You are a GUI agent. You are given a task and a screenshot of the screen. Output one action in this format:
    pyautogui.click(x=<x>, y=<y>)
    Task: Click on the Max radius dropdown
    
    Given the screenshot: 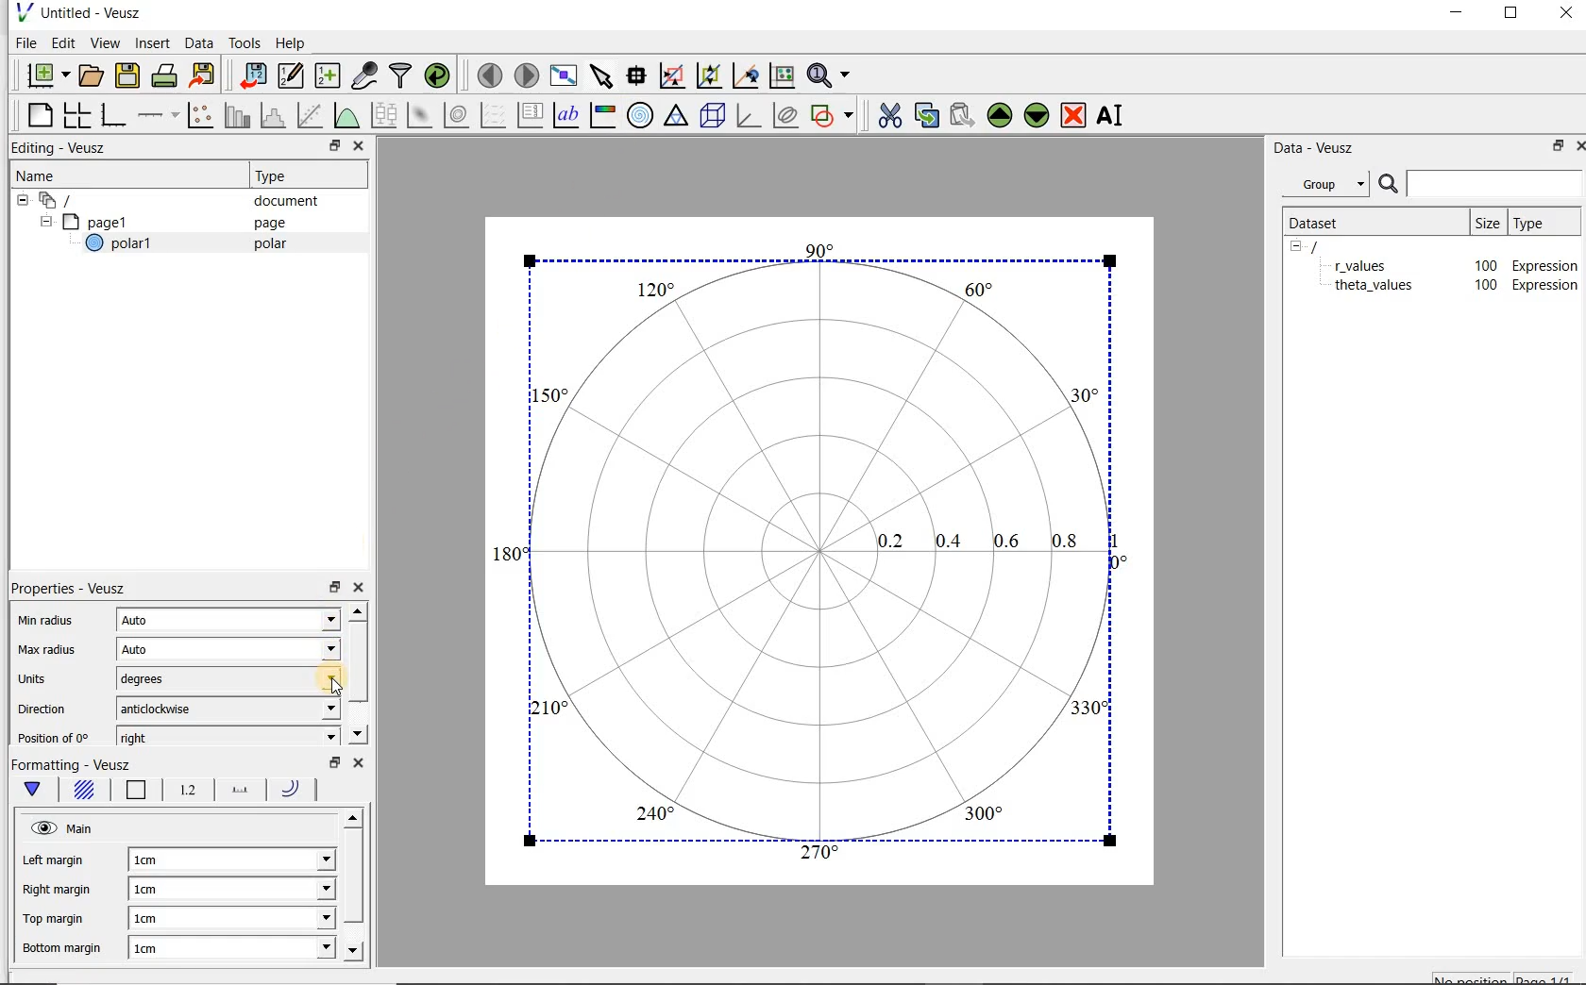 What is the action you would take?
    pyautogui.click(x=312, y=650)
    